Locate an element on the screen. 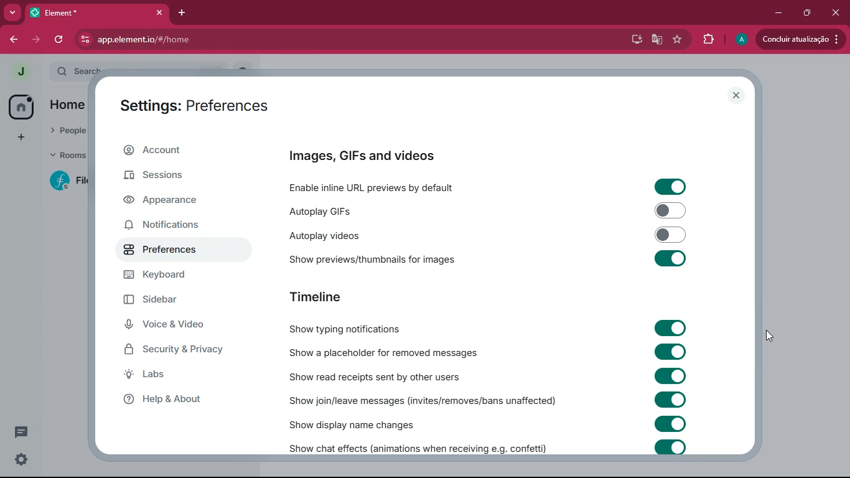  voice & video is located at coordinates (167, 324).